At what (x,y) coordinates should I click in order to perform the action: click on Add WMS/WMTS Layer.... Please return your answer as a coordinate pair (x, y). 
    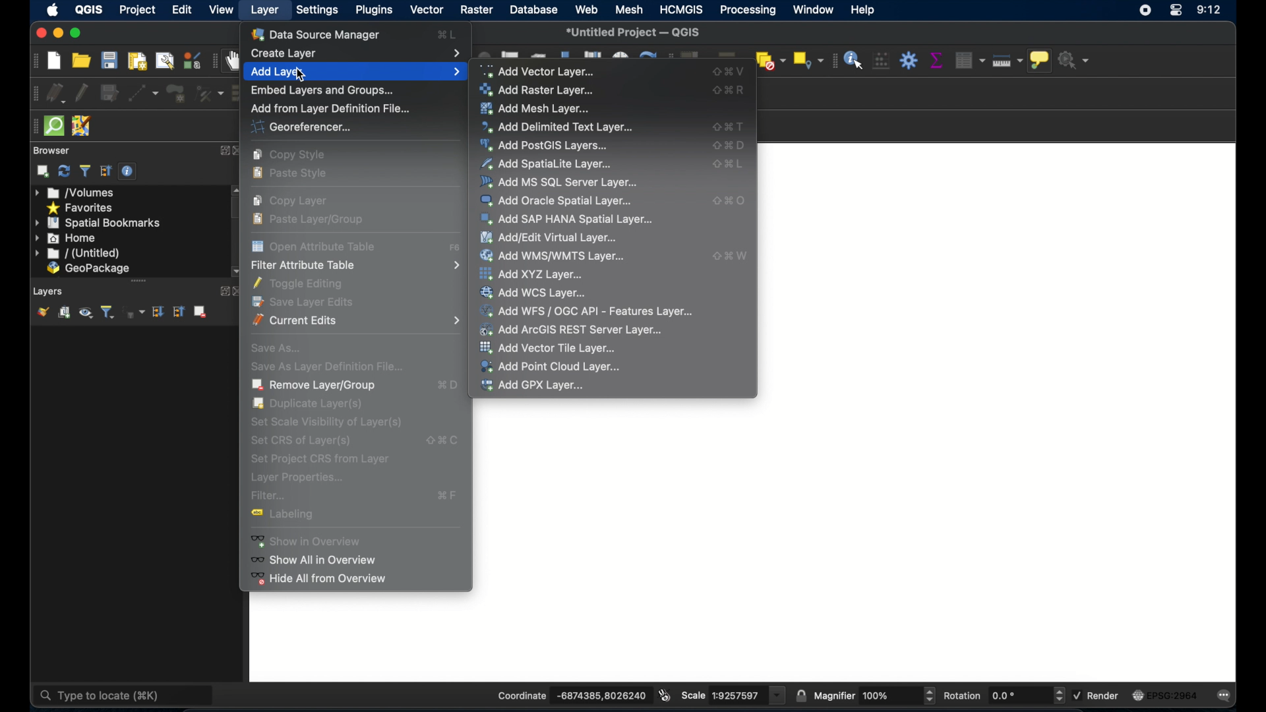
    Looking at the image, I should click on (612, 256).